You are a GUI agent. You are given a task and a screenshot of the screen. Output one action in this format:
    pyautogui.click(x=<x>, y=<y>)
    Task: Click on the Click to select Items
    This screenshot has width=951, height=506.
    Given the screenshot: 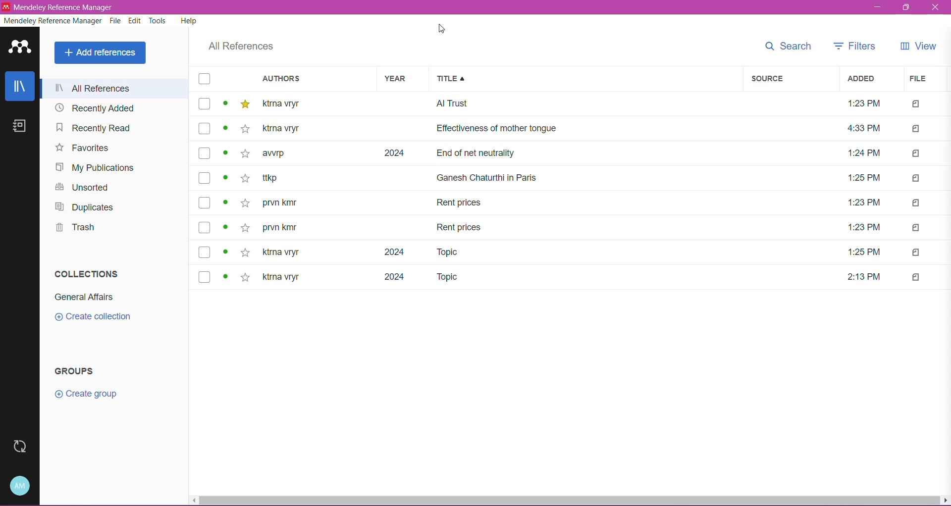 What is the action you would take?
    pyautogui.click(x=204, y=179)
    